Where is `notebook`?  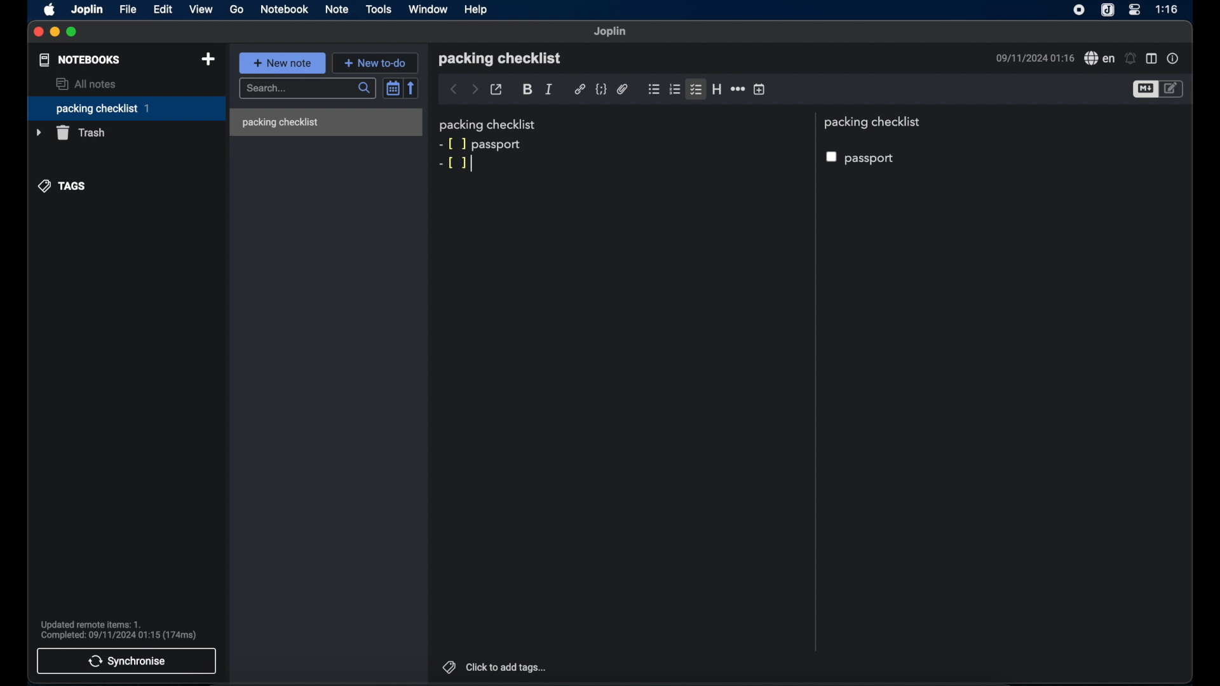 notebook is located at coordinates (284, 10).